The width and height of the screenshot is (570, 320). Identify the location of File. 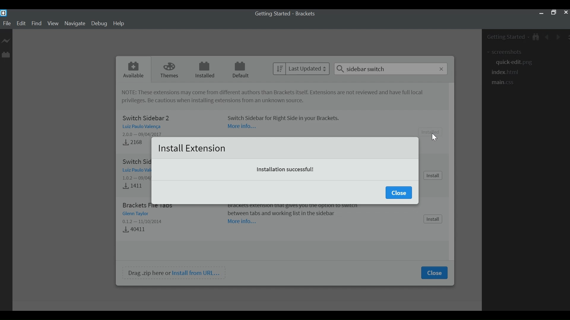
(7, 23).